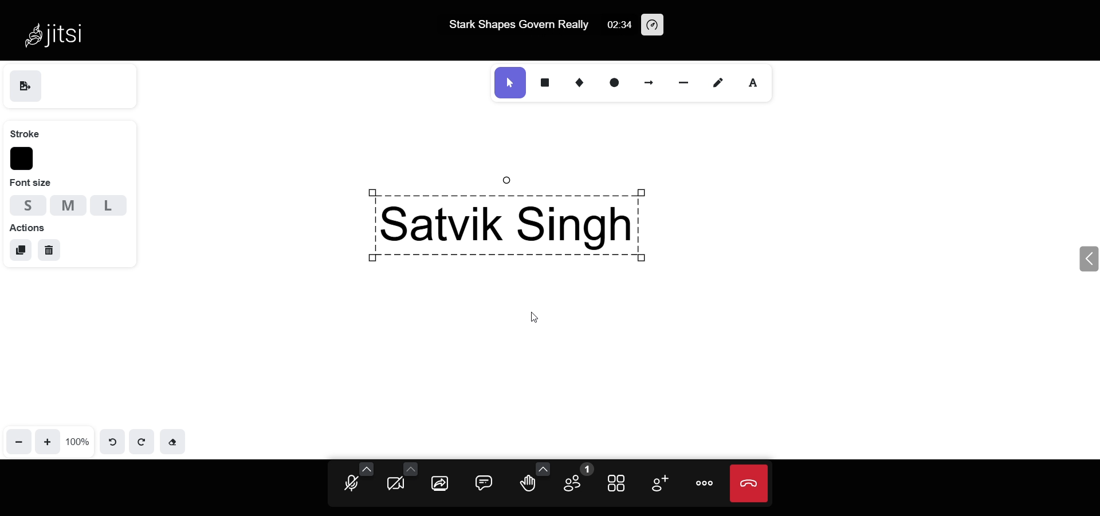 The height and width of the screenshot is (516, 1100). Describe the element at coordinates (615, 82) in the screenshot. I see `ellipse` at that location.